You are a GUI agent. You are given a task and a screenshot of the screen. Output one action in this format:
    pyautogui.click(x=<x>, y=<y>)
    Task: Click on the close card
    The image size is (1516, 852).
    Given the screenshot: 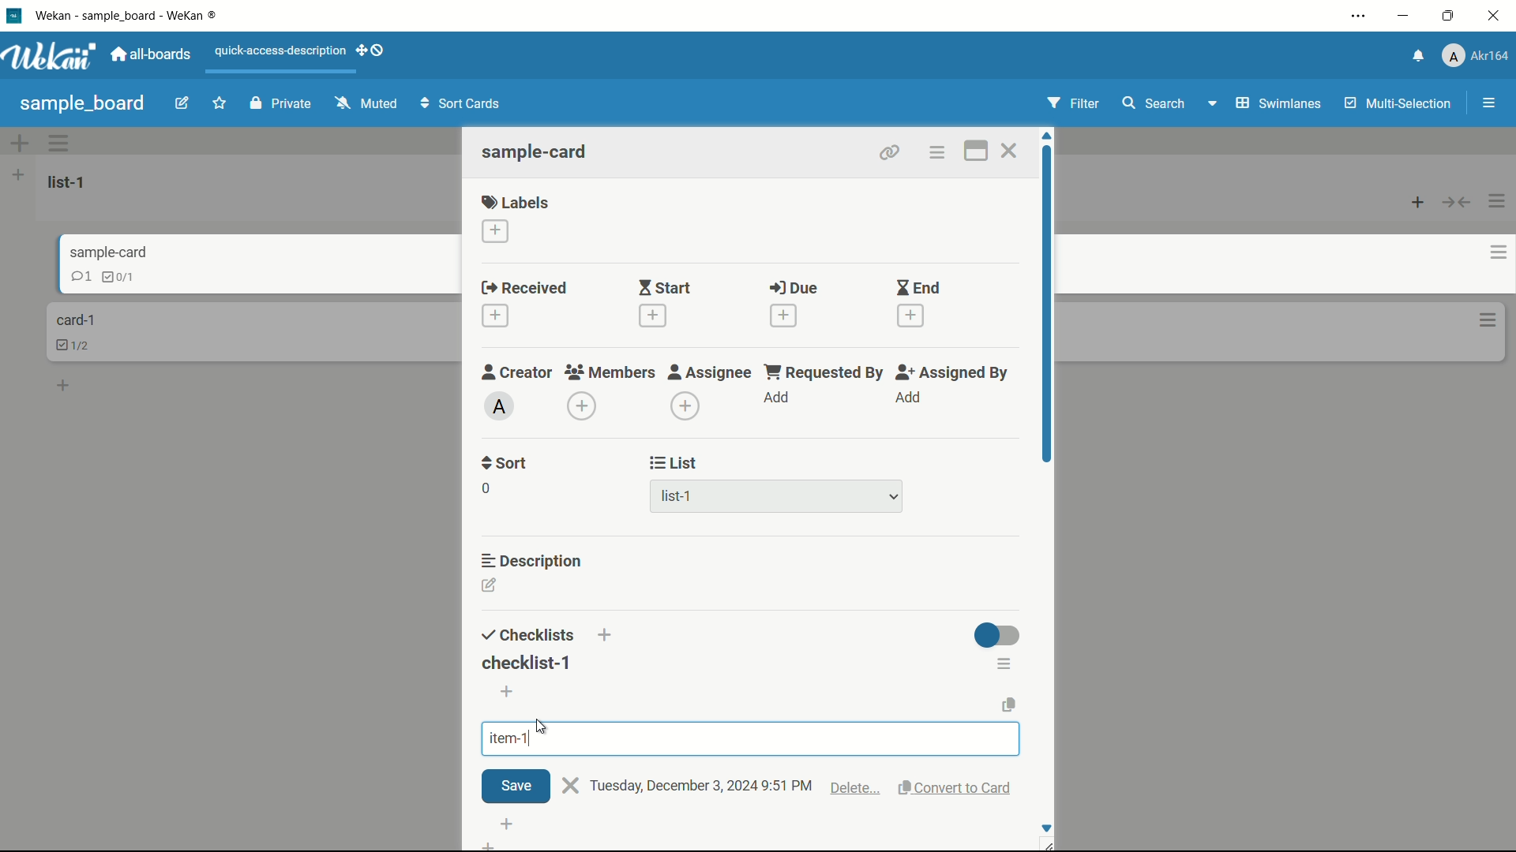 What is the action you would take?
    pyautogui.click(x=1010, y=150)
    